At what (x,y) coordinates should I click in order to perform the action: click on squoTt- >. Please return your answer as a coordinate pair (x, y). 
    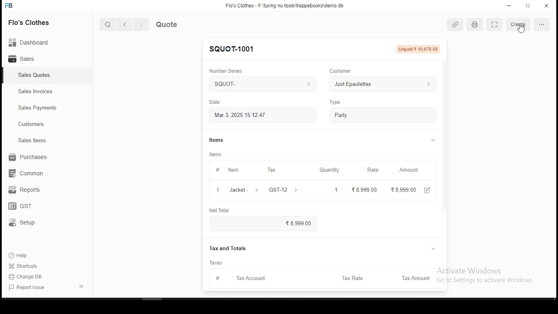
    Looking at the image, I should click on (261, 84).